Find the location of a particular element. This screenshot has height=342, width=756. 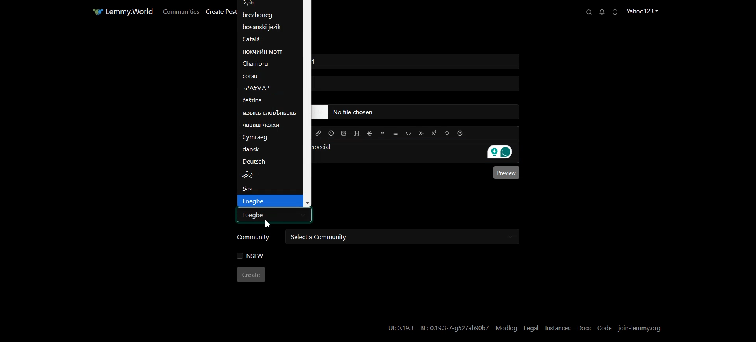

Quote is located at coordinates (383, 134).